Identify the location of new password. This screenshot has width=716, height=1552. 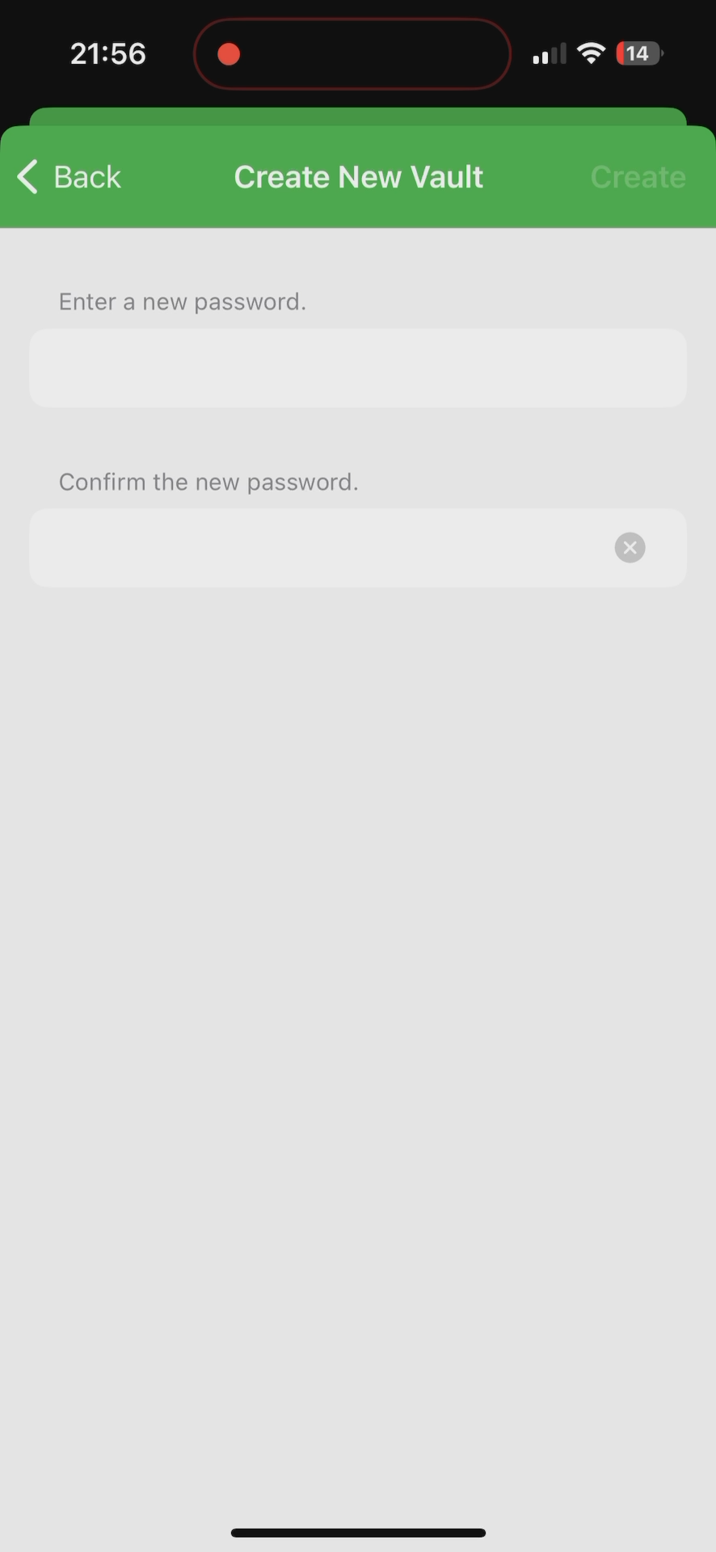
(320, 558).